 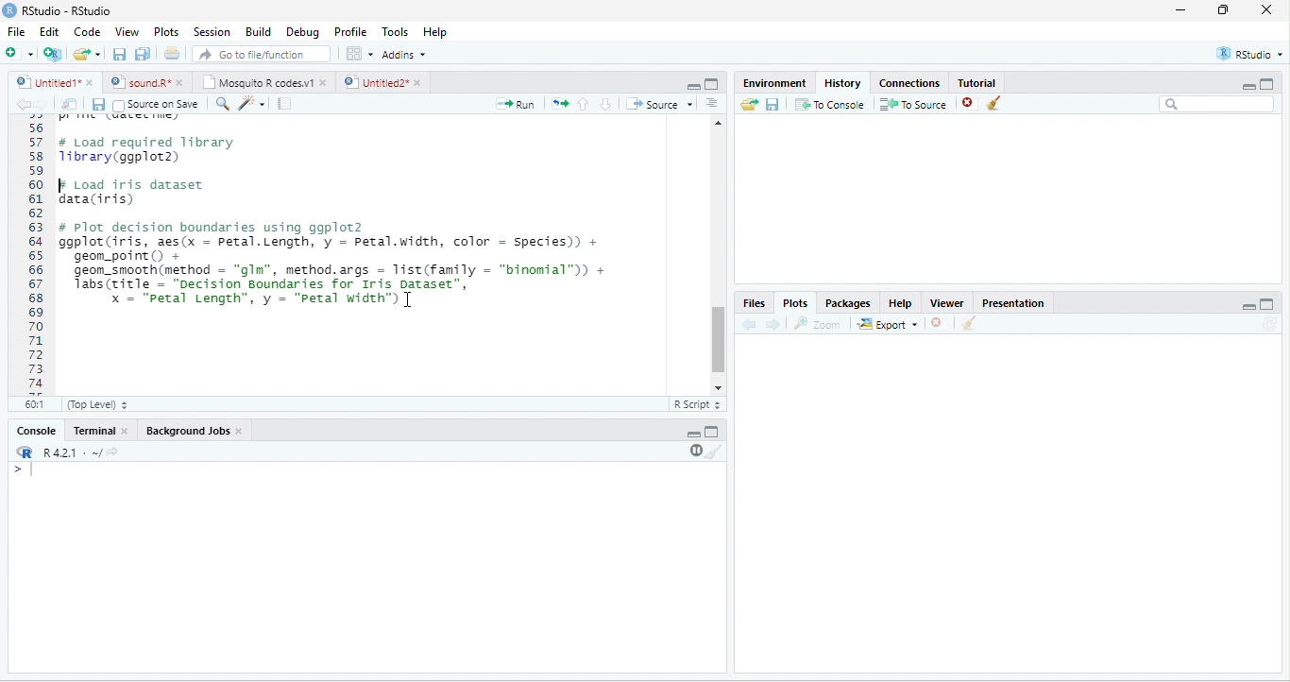 I want to click on Edit, so click(x=49, y=30).